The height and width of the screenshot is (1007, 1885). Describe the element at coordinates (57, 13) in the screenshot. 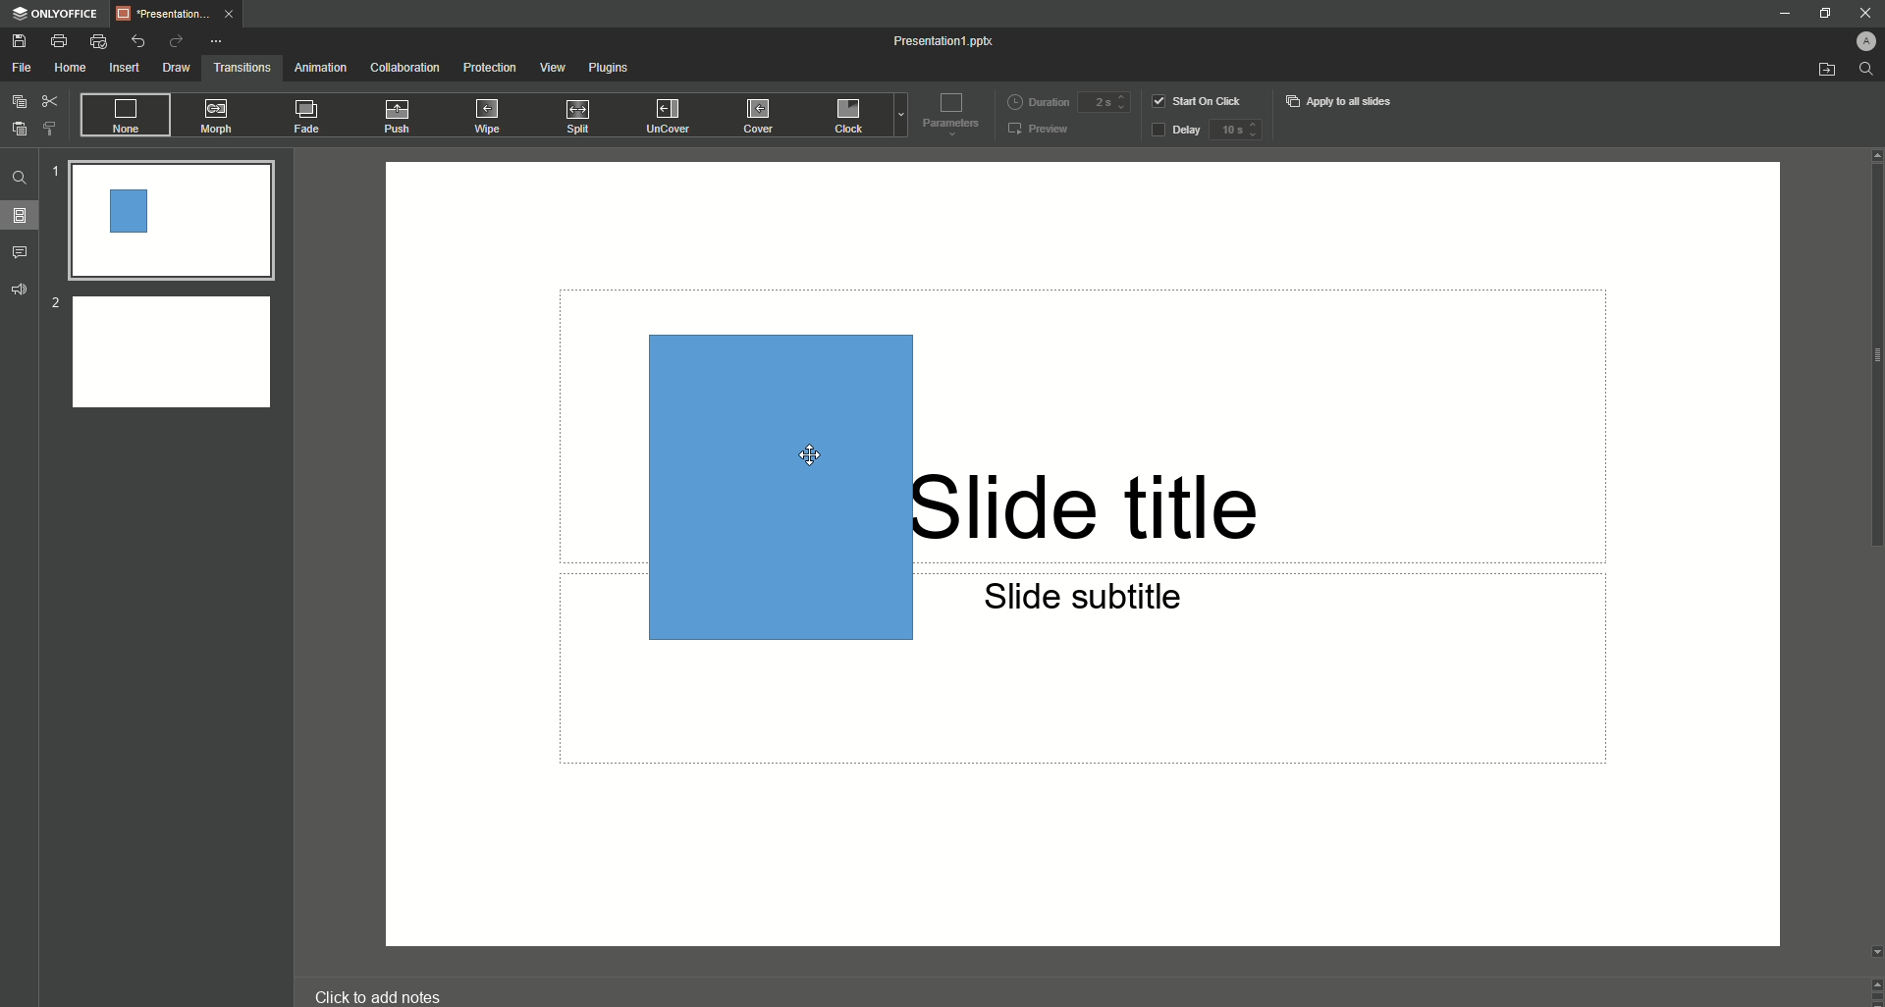

I see `ONLYOFFICE` at that location.